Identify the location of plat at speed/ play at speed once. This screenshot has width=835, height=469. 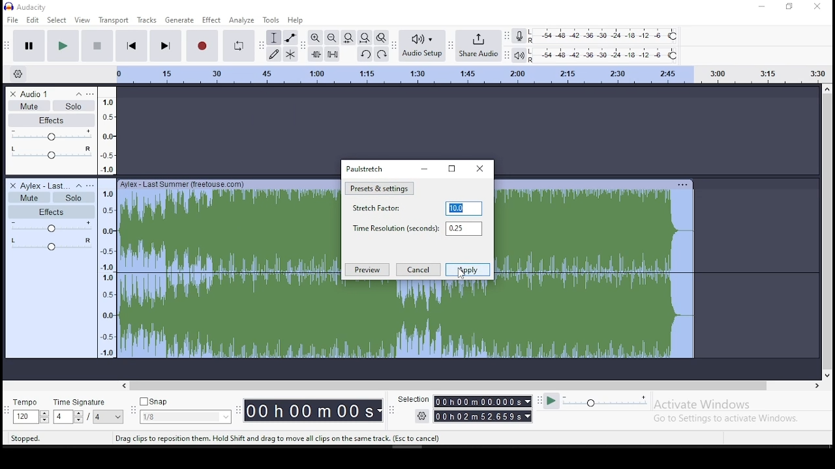
(596, 402).